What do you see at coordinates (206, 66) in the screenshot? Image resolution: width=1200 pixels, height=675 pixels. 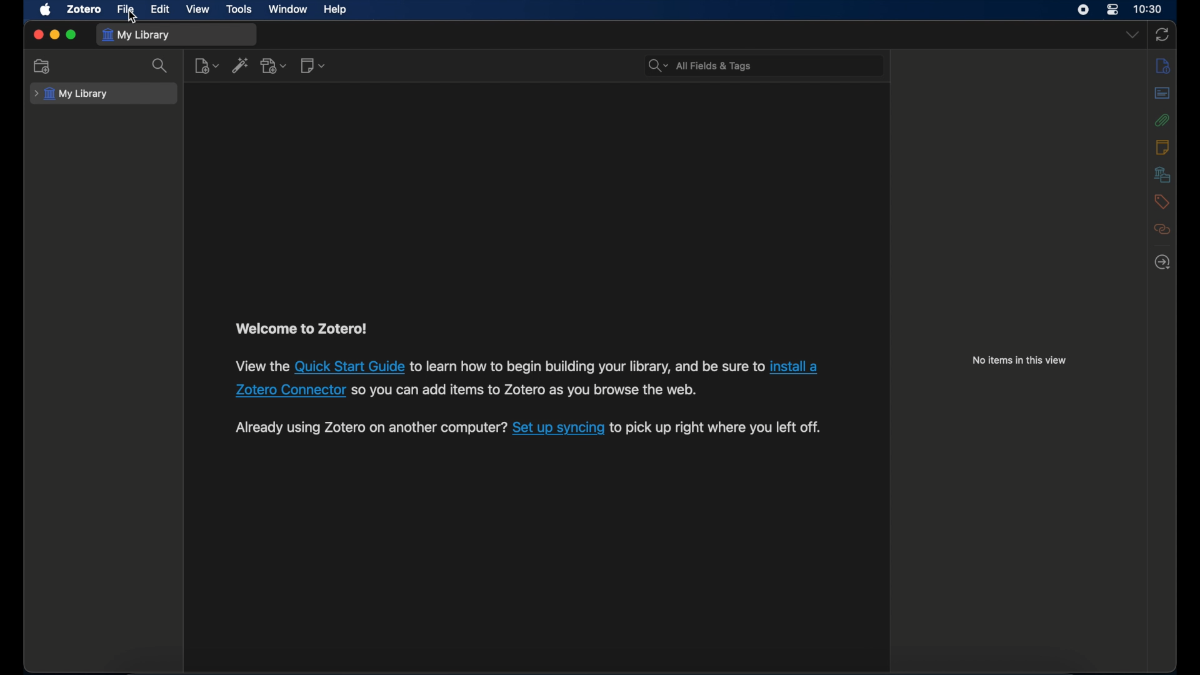 I see `new item` at bounding box center [206, 66].